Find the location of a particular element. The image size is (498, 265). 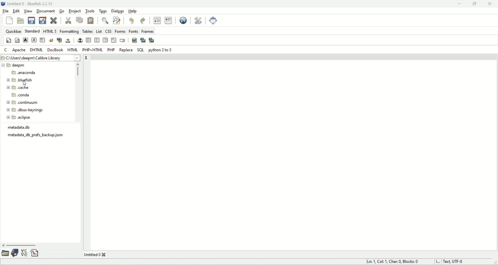

dialogs is located at coordinates (117, 12).